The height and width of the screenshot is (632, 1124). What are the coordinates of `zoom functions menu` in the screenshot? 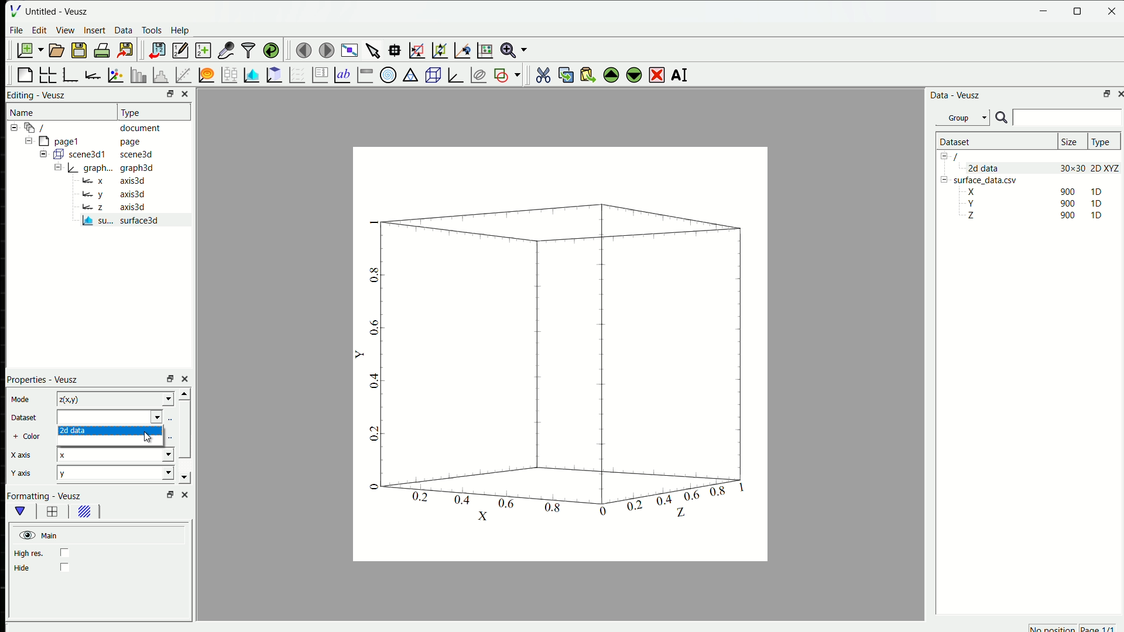 It's located at (514, 51).